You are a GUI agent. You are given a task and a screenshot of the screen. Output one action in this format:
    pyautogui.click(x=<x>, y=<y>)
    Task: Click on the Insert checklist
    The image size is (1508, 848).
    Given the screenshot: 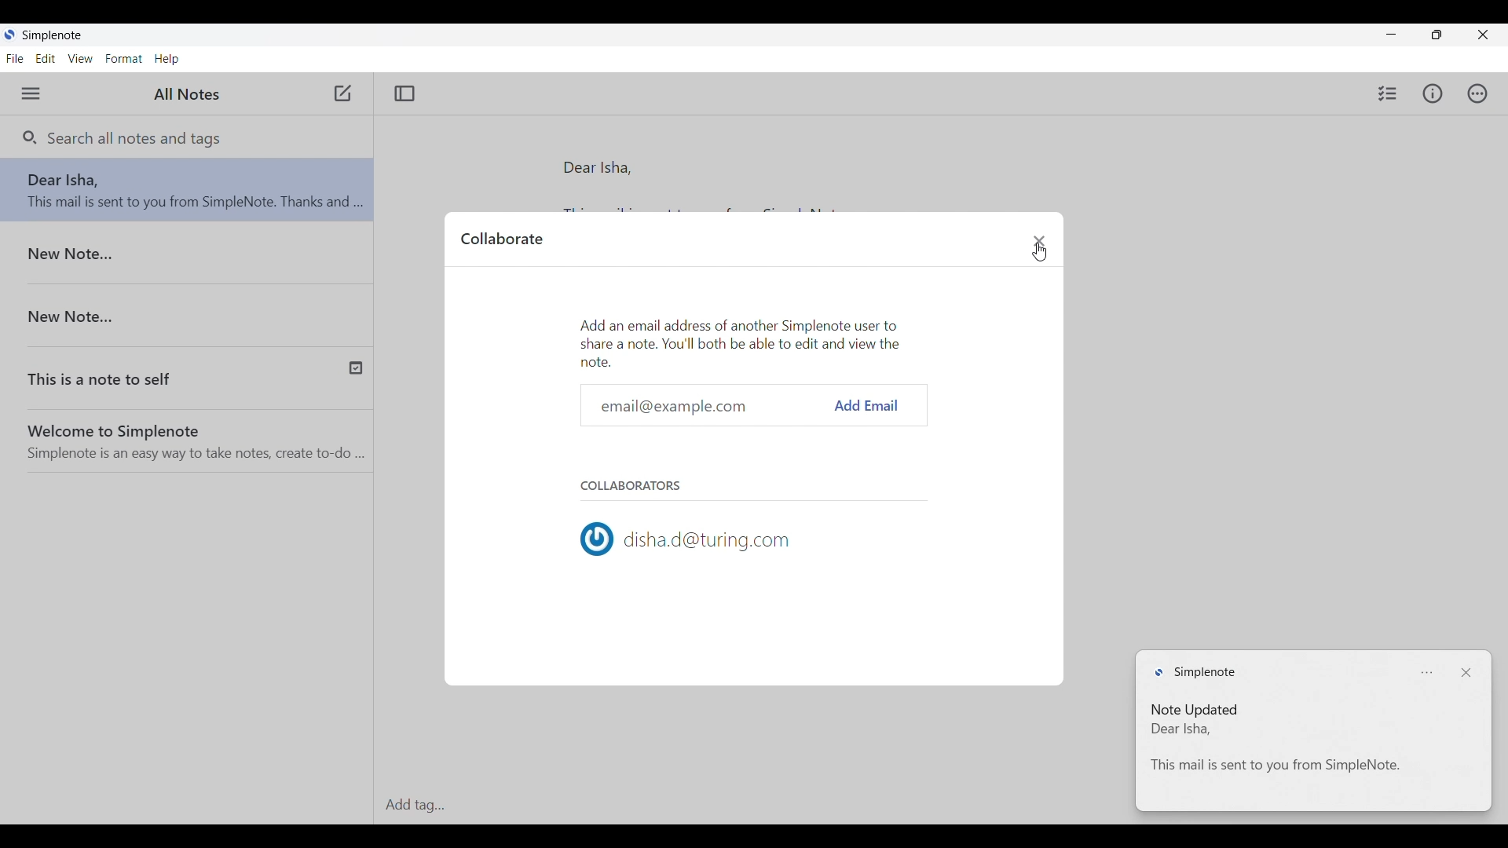 What is the action you would take?
    pyautogui.click(x=1388, y=93)
    